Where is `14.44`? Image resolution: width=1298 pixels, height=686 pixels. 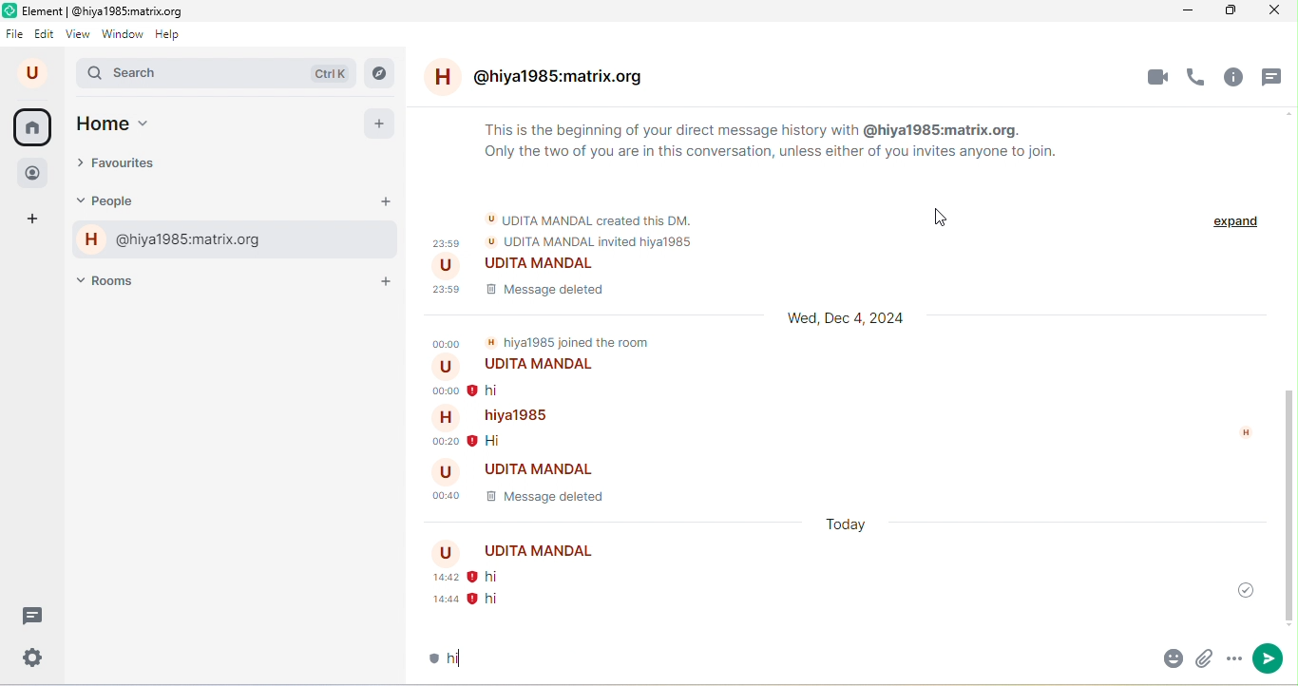 14.44 is located at coordinates (438, 600).